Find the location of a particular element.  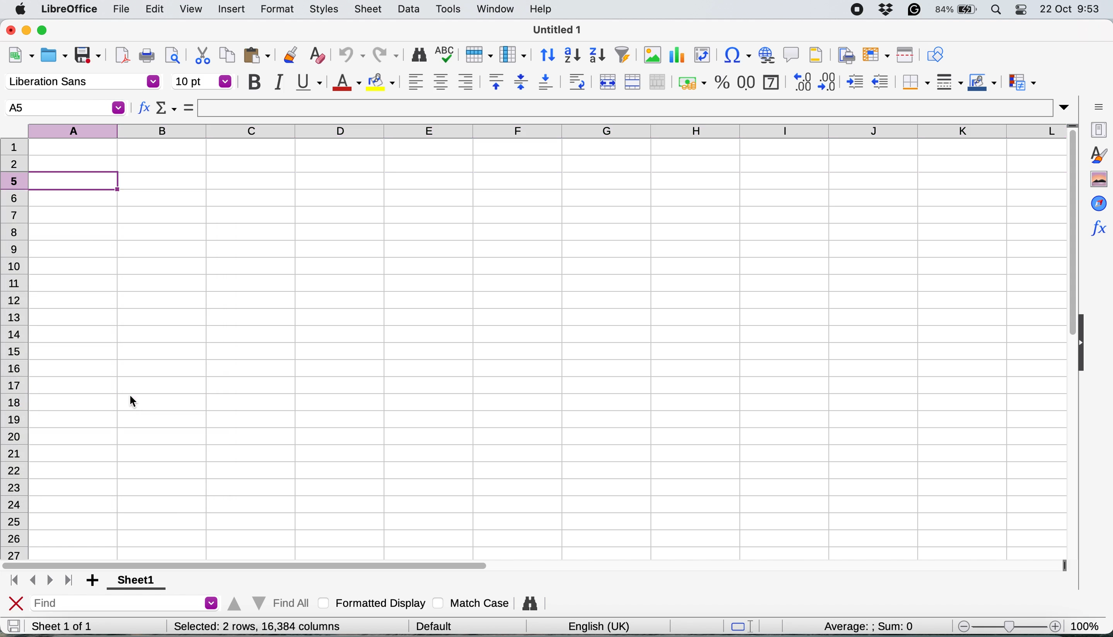

sort is located at coordinates (548, 54).